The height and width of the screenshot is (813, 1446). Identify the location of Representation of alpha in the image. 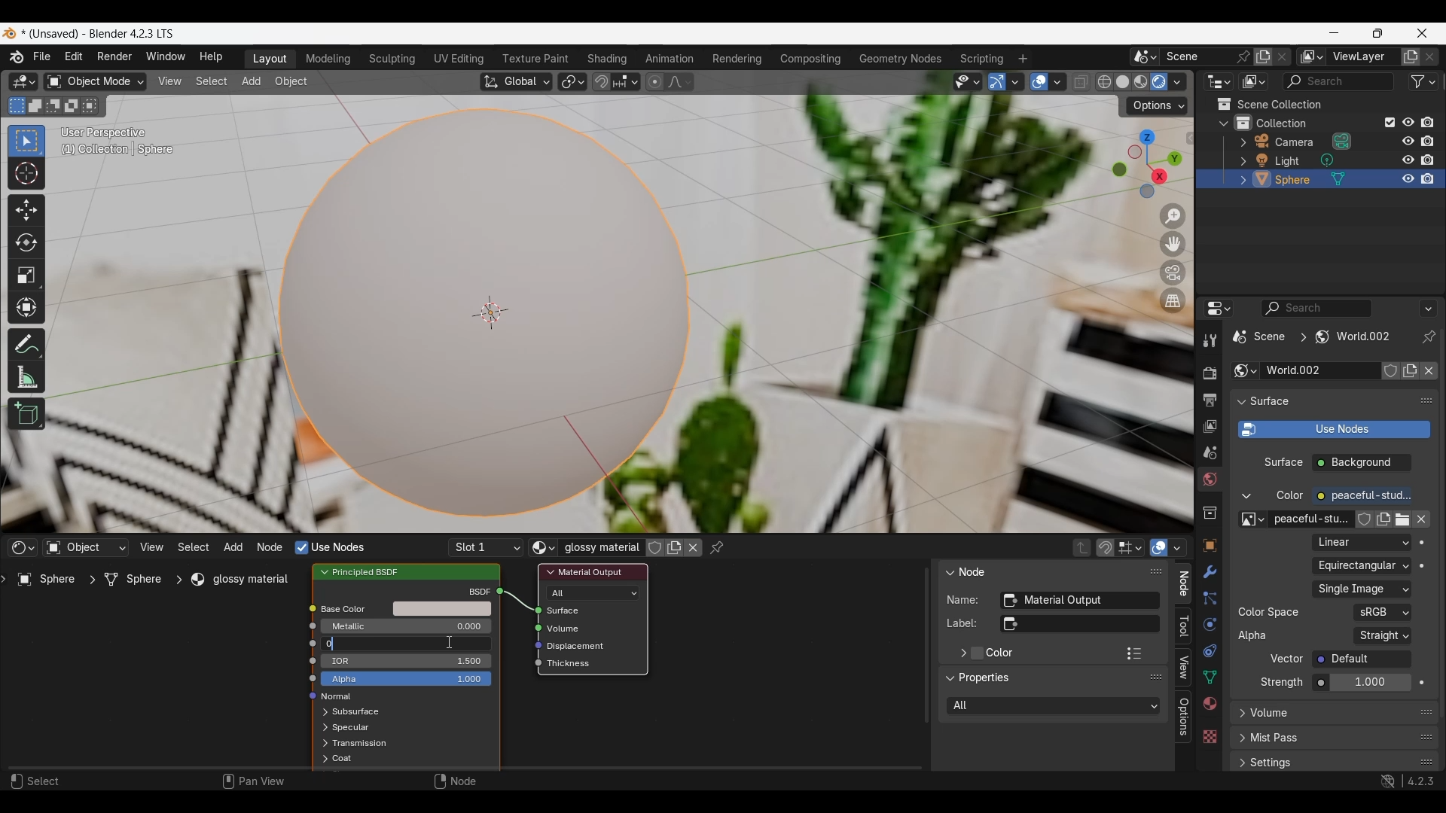
(1383, 635).